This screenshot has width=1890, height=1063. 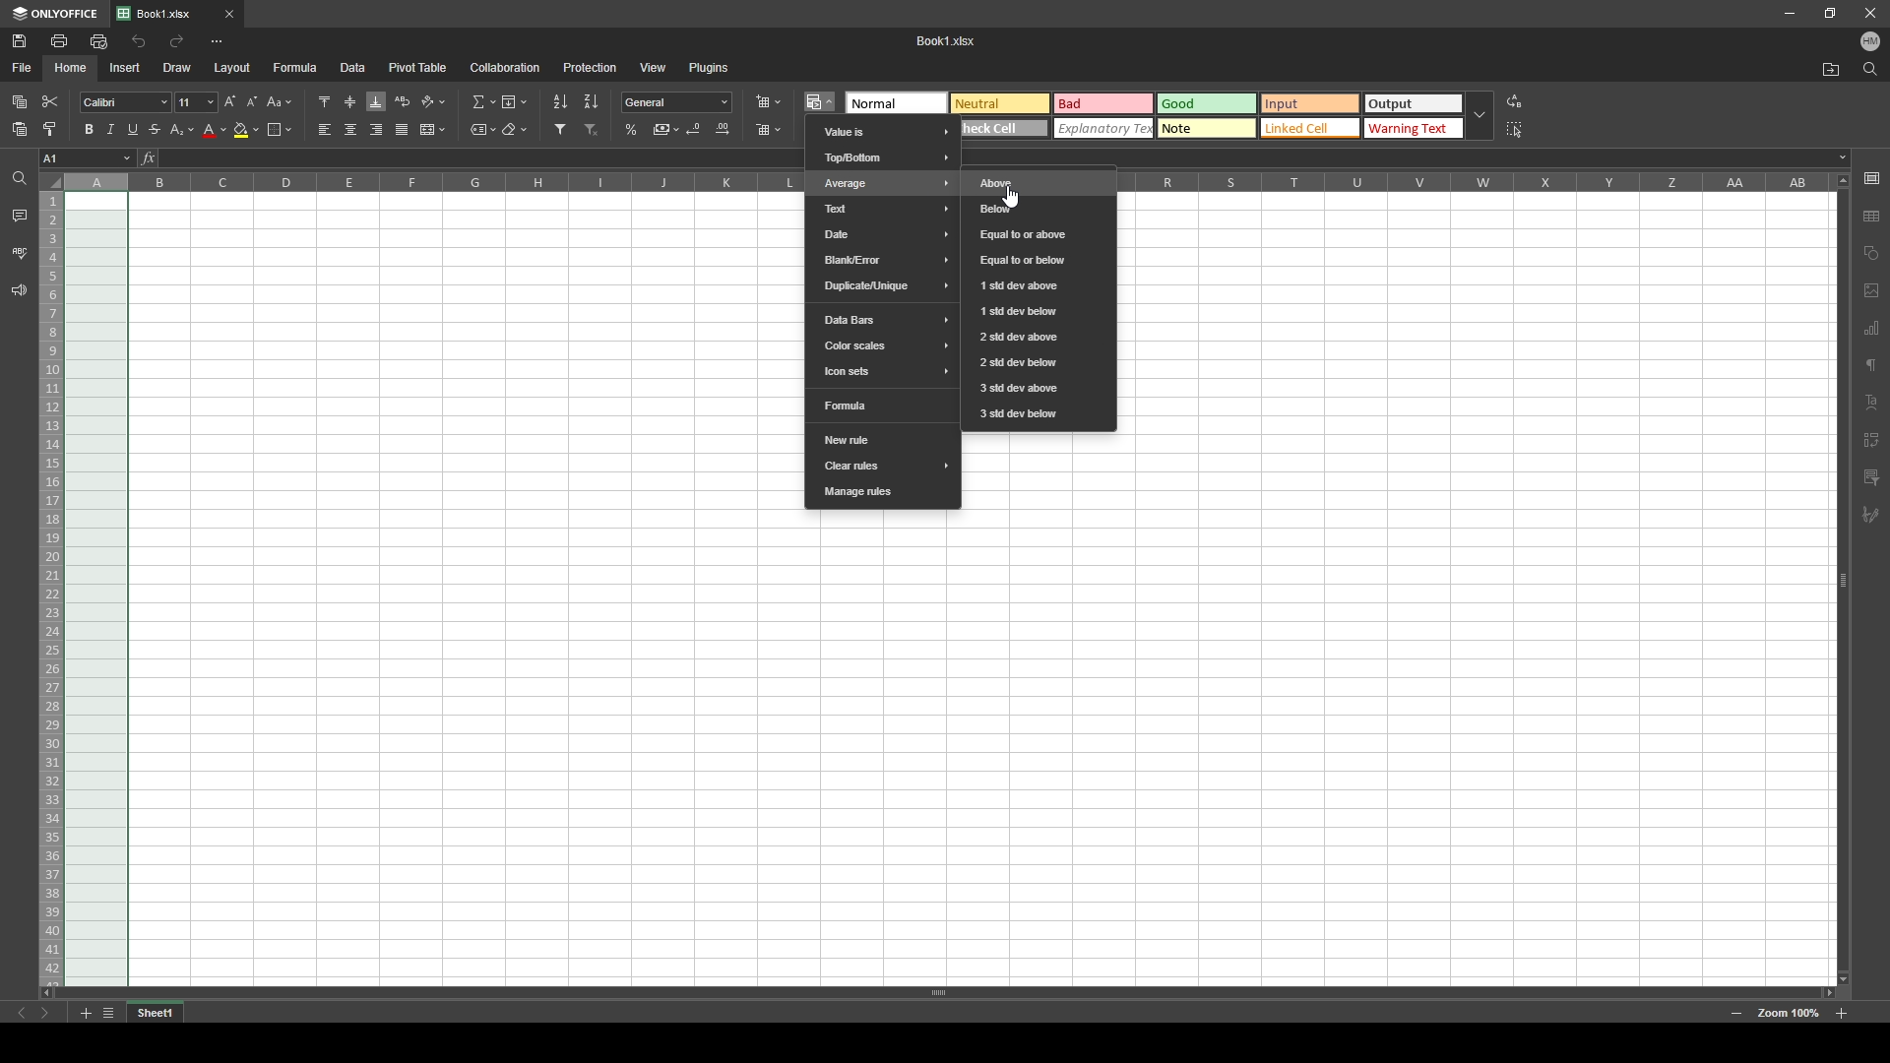 What do you see at coordinates (1039, 235) in the screenshot?
I see `equal to or above` at bounding box center [1039, 235].